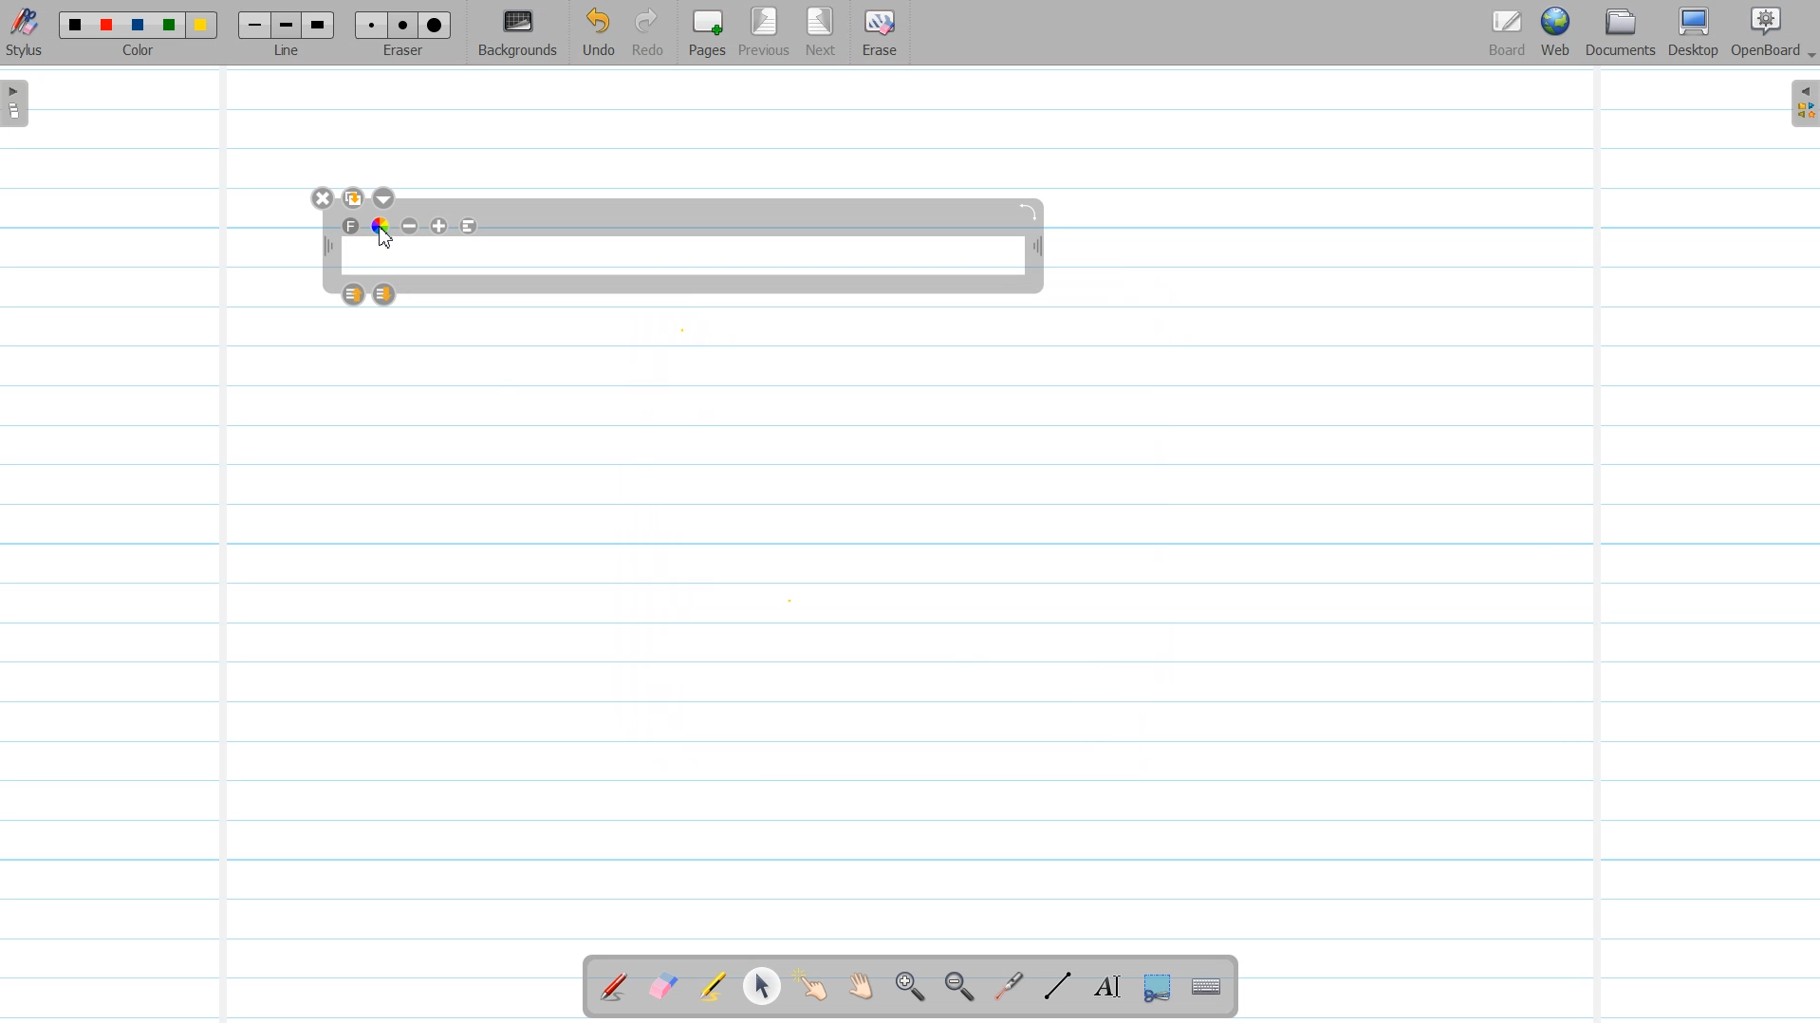  What do you see at coordinates (1207, 988) in the screenshot?
I see `Display virtual Keyboard` at bounding box center [1207, 988].